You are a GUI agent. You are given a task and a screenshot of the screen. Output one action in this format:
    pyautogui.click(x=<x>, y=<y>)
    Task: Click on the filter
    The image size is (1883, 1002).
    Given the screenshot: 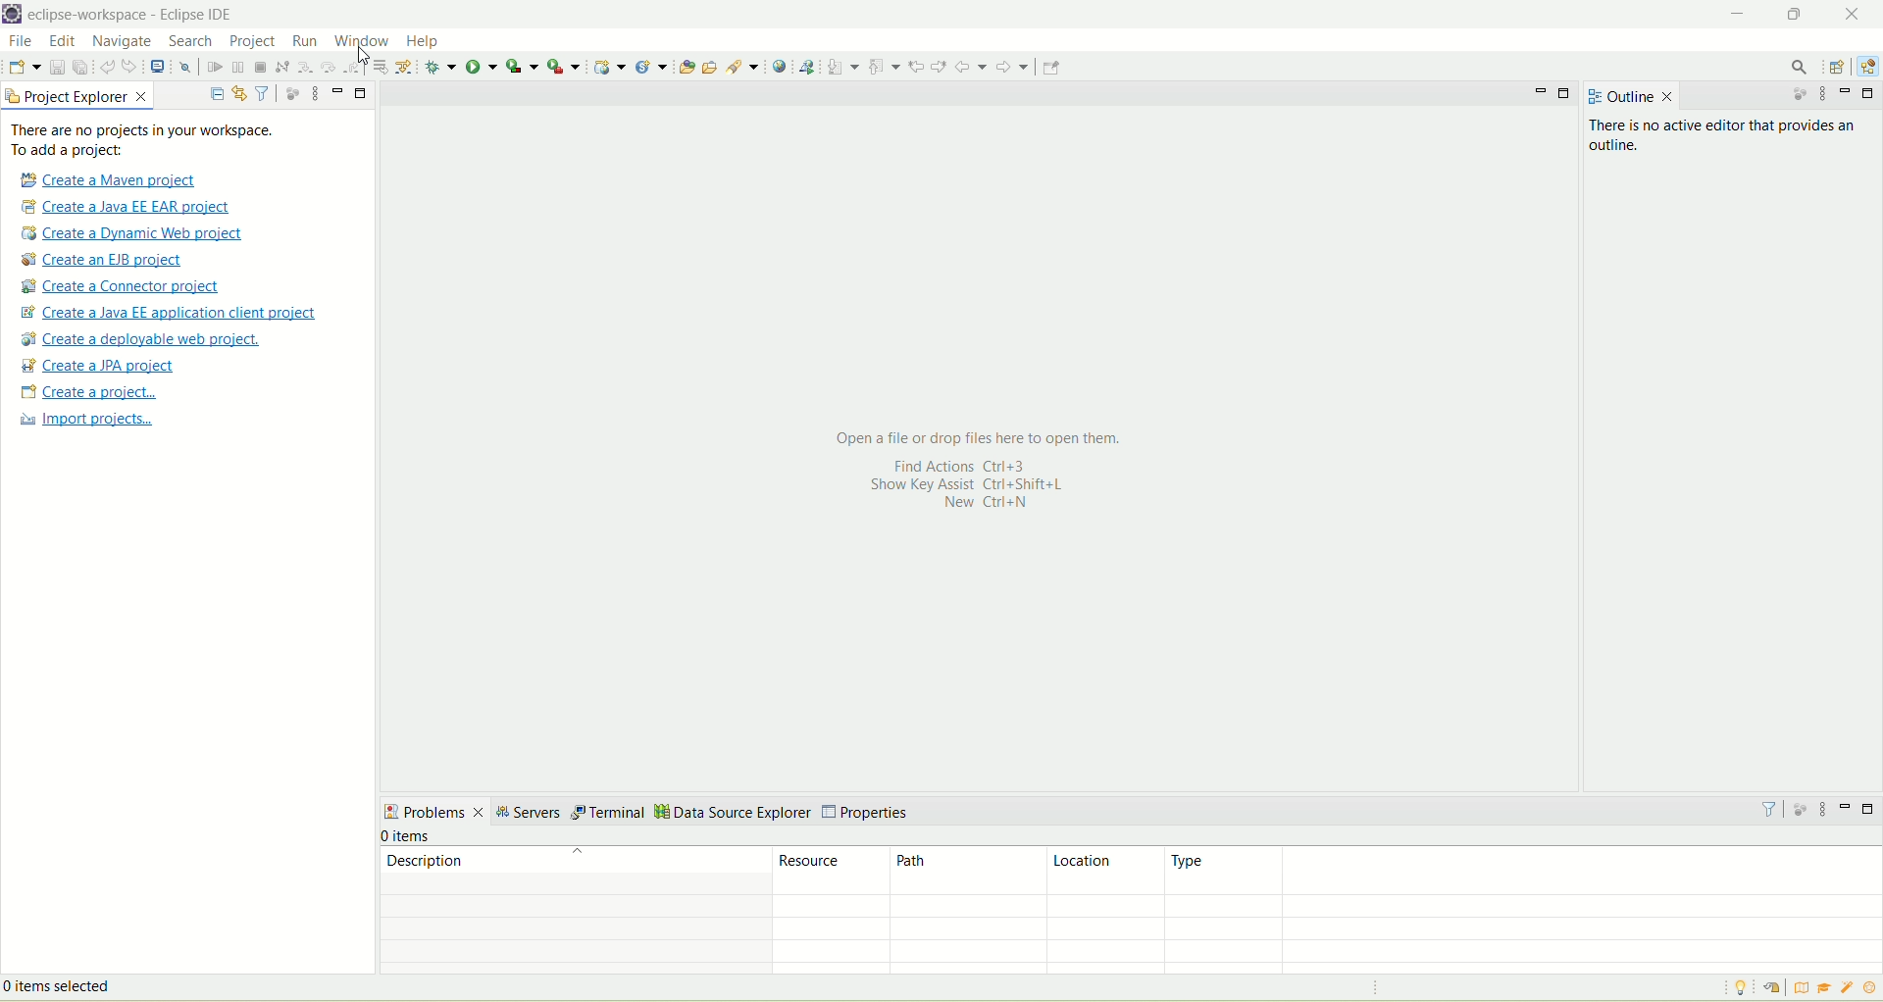 What is the action you would take?
    pyautogui.click(x=1769, y=808)
    